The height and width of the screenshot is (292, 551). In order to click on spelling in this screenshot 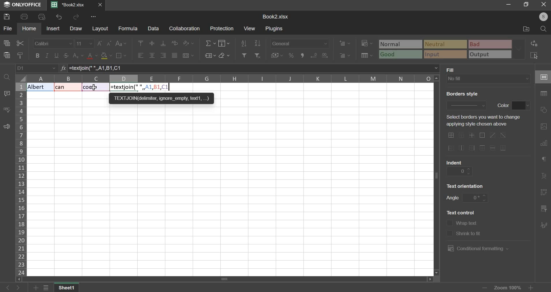, I will do `click(7, 110)`.